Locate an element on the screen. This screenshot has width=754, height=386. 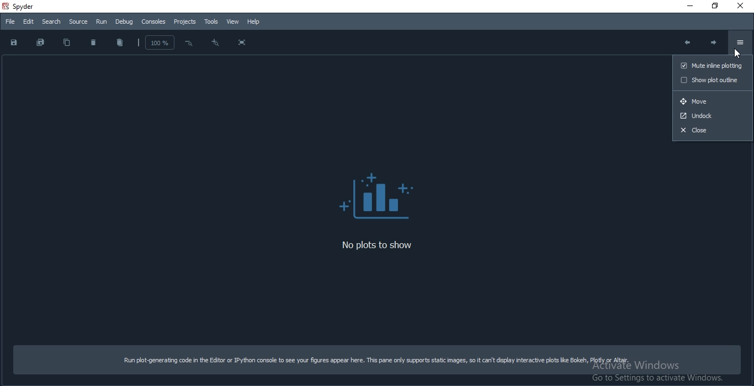
Help is located at coordinates (254, 22).